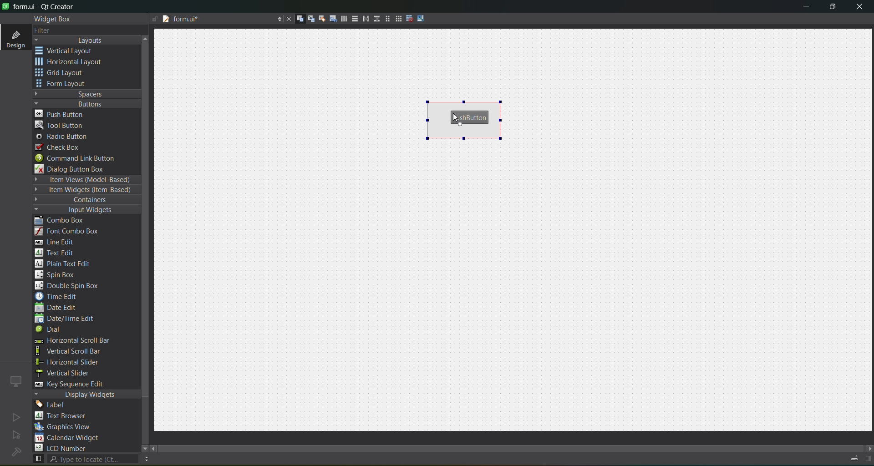 The image size is (874, 466). Describe the element at coordinates (296, 19) in the screenshot. I see `edit widgets` at that location.